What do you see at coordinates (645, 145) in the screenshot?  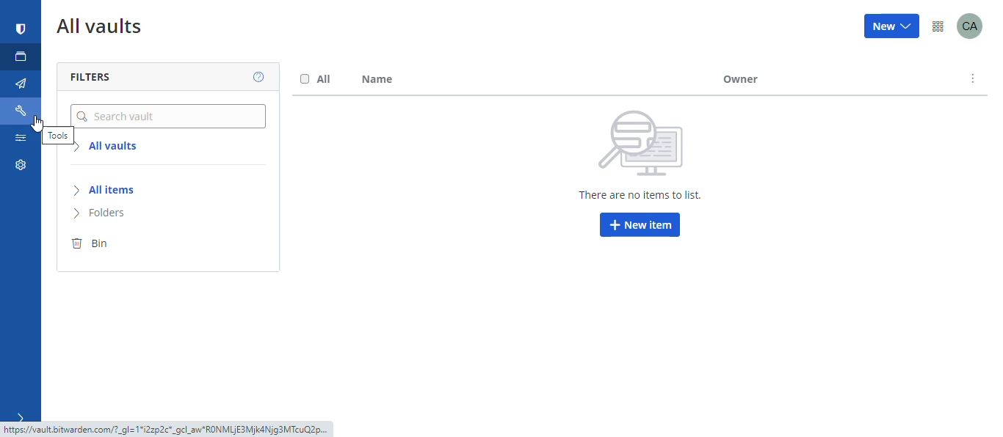 I see `searching for item logo` at bounding box center [645, 145].